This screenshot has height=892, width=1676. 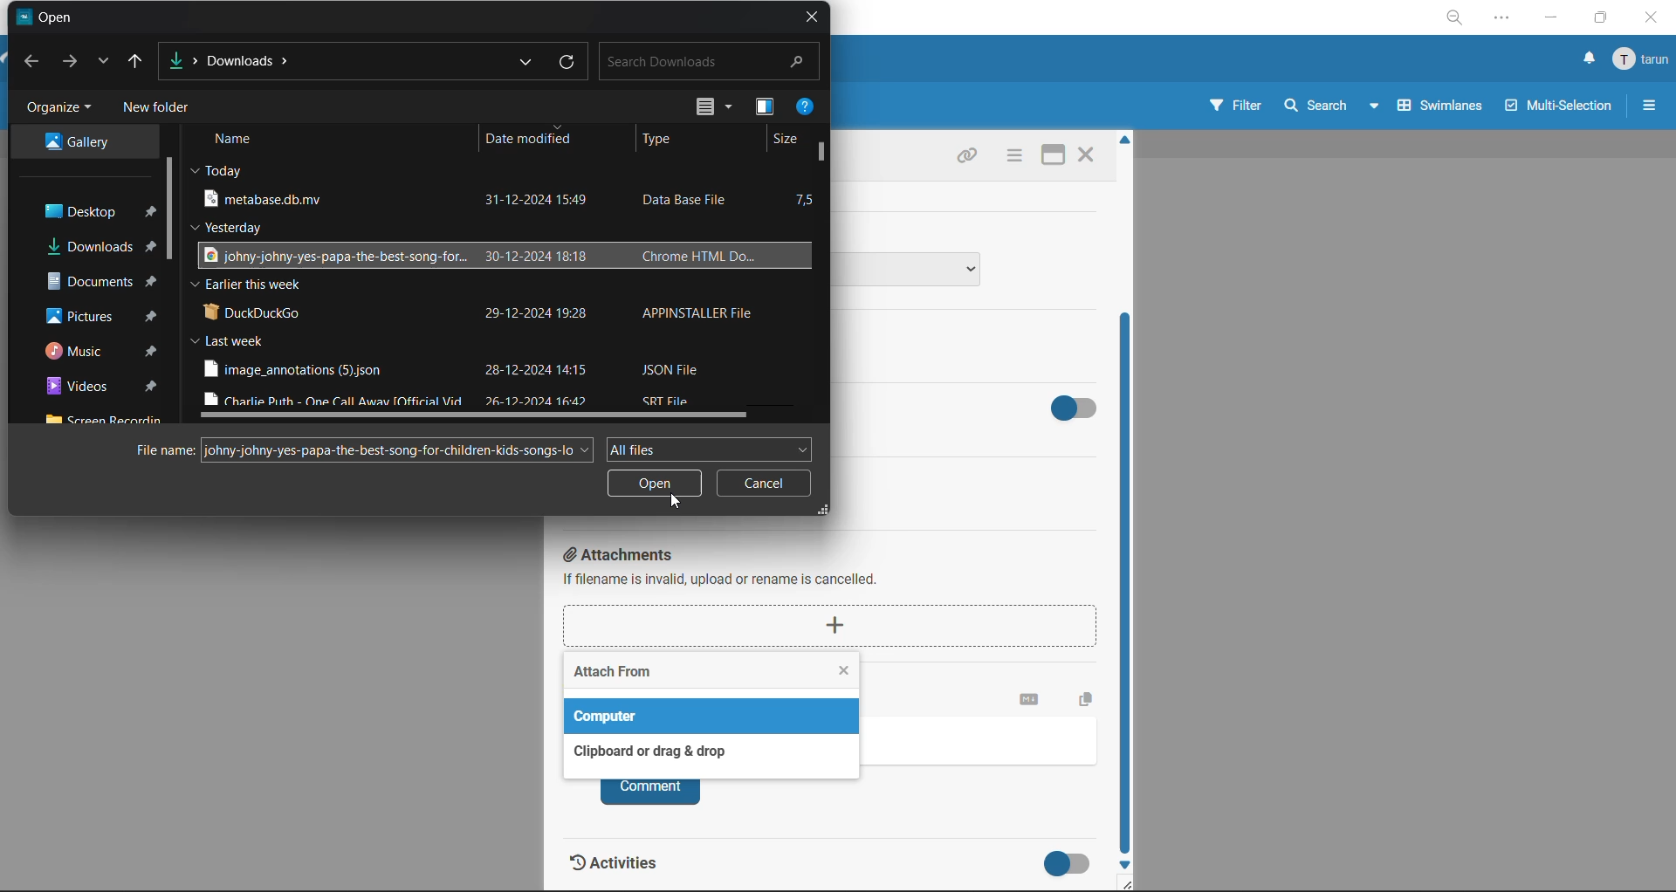 What do you see at coordinates (966, 158) in the screenshot?
I see `copy link` at bounding box center [966, 158].